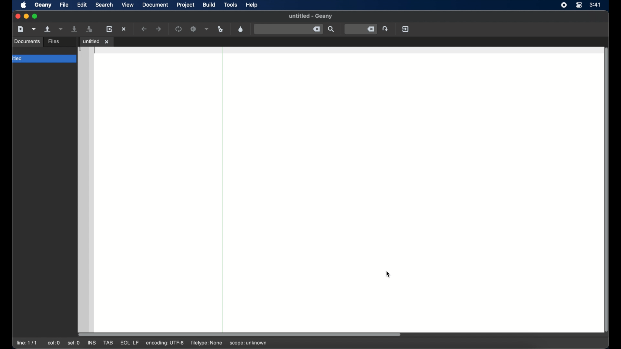 This screenshot has height=349, width=621. I want to click on eql: lf, so click(129, 343).